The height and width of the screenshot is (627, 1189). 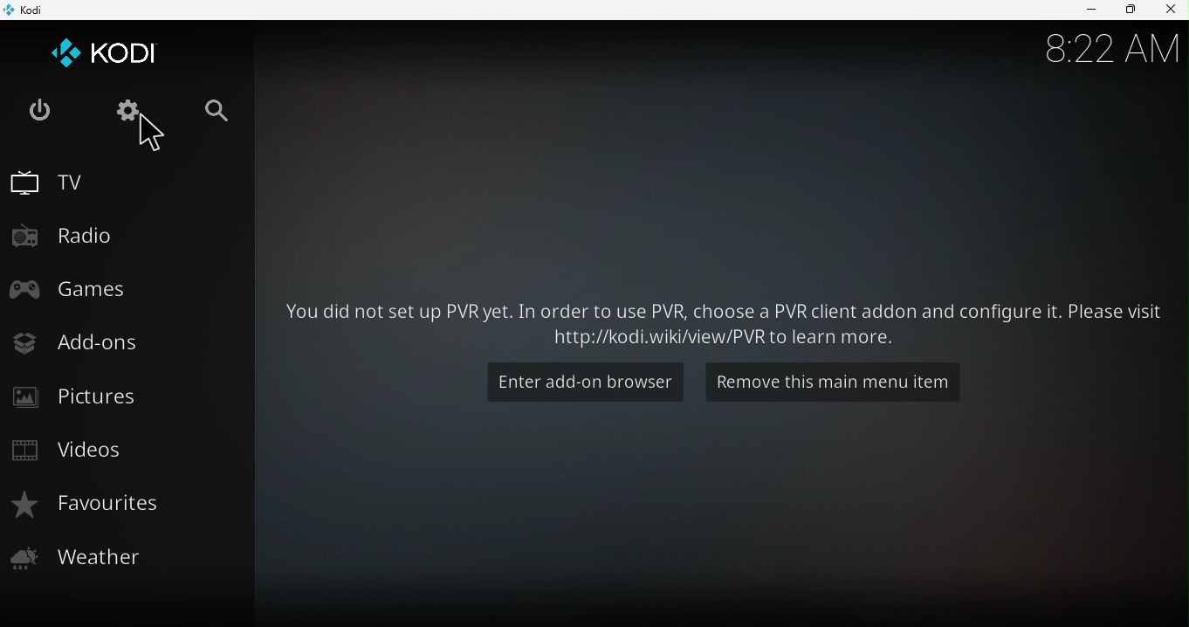 I want to click on Exit, so click(x=39, y=111).